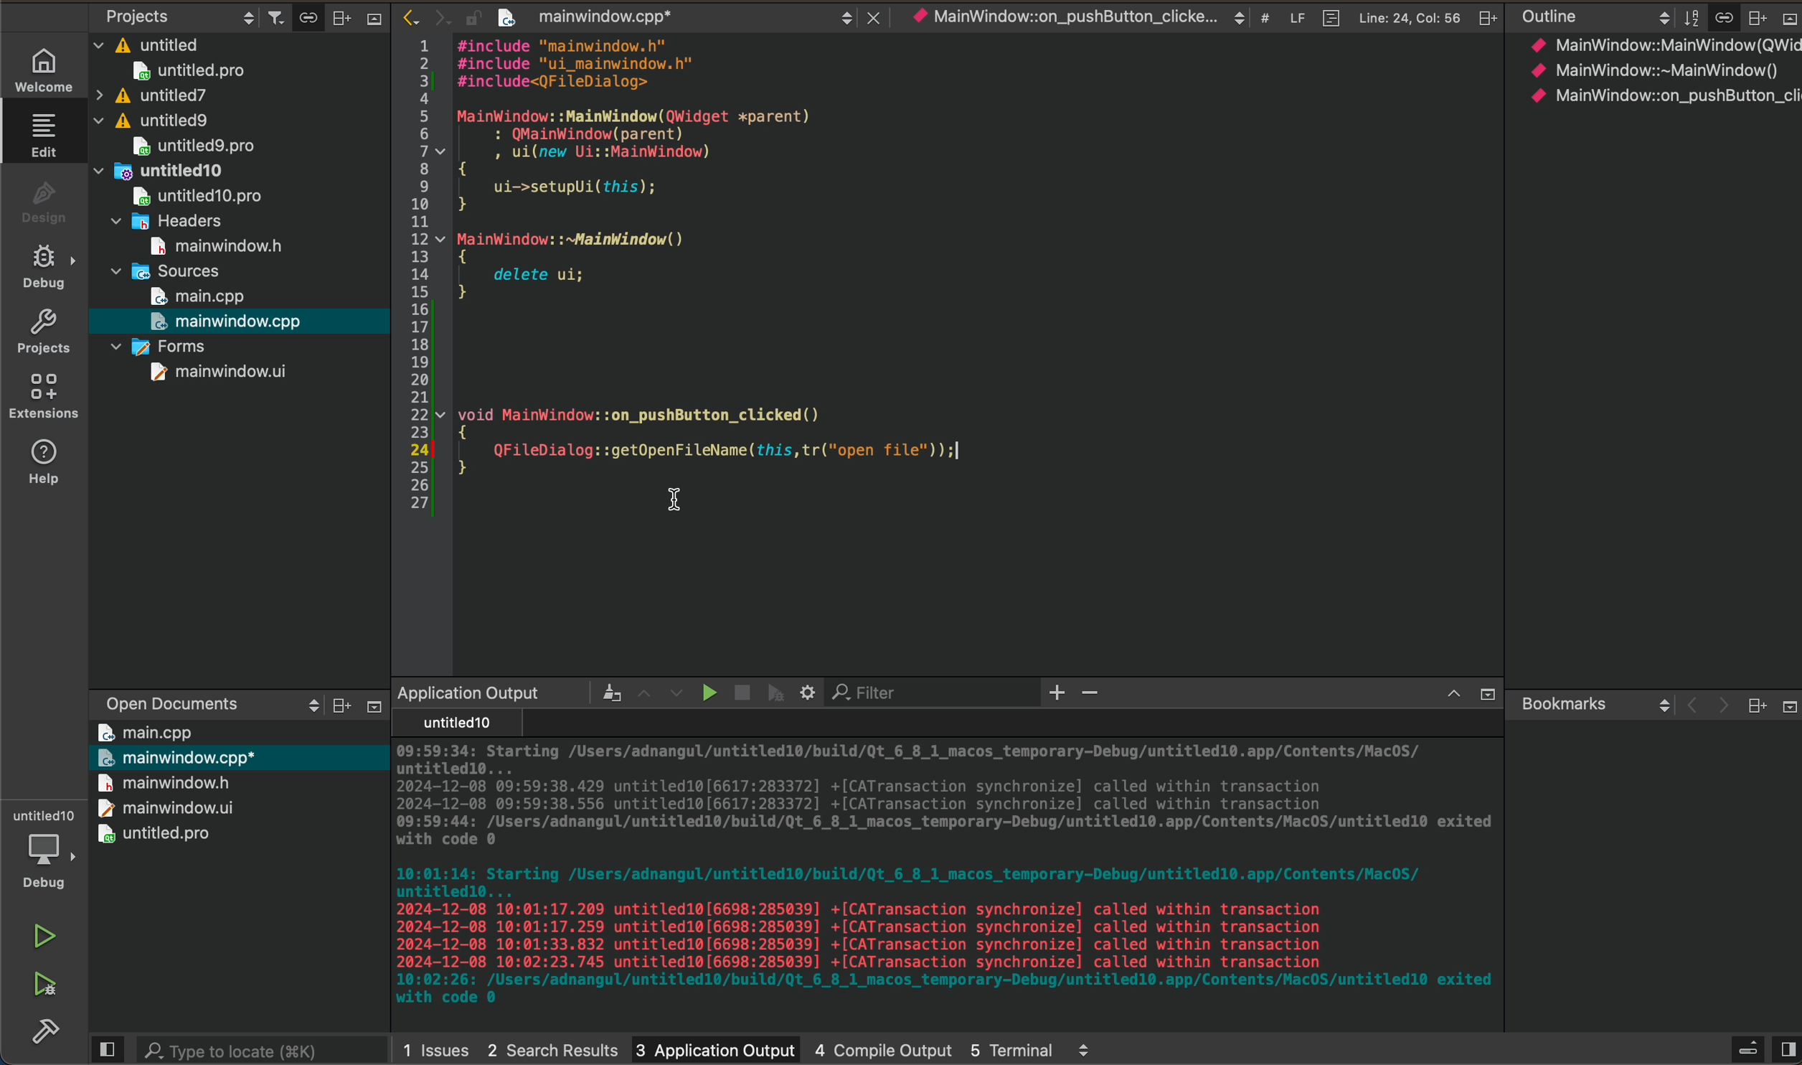 This screenshot has height=1065, width=1802. What do you see at coordinates (1649, 44) in the screenshot?
I see `MainWindow::MainWindow (Q` at bounding box center [1649, 44].